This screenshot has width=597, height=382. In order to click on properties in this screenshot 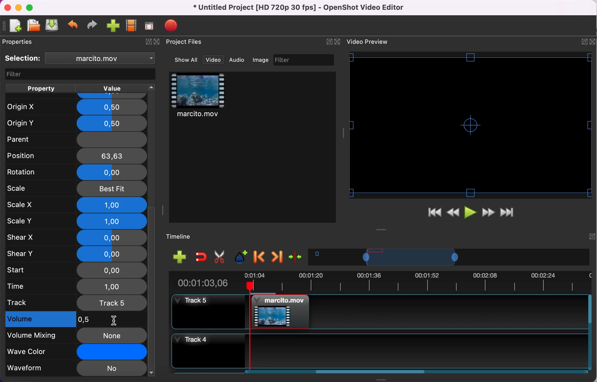, I will do `click(20, 42)`.